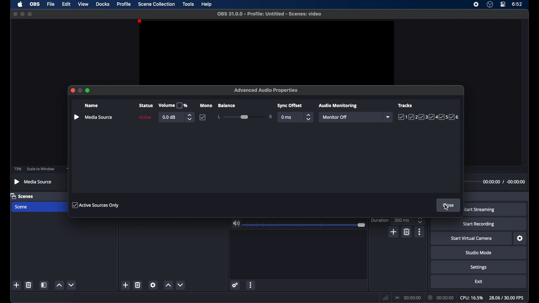 This screenshot has width=539, height=303. Describe the element at coordinates (267, 90) in the screenshot. I see `advanced audio properties` at that location.